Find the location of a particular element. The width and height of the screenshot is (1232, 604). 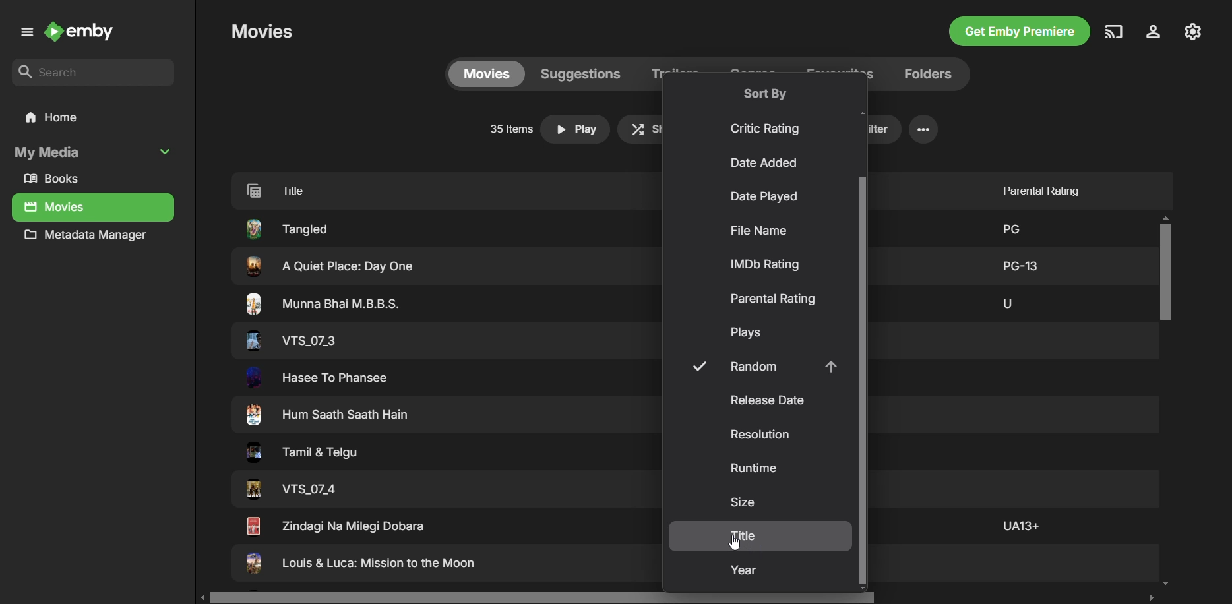

Resolution is located at coordinates (762, 435).